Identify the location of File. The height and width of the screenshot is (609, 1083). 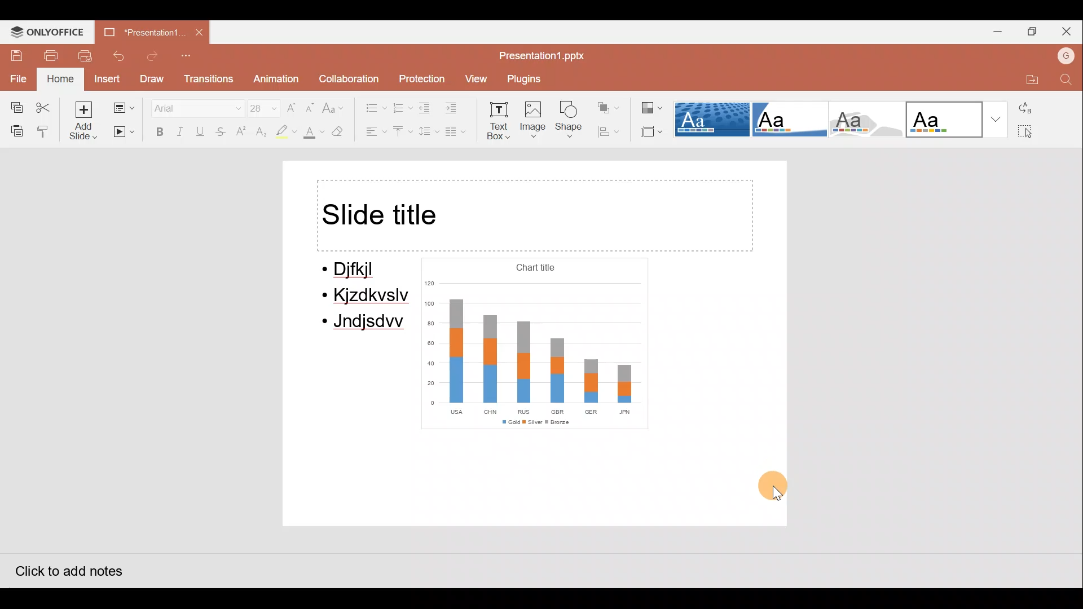
(16, 81).